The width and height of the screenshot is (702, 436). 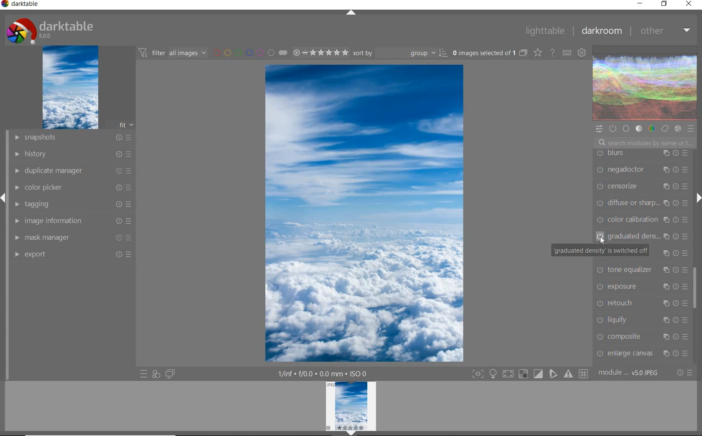 I want to click on SHOW ONLY ACTIVE MODULES, so click(x=613, y=128).